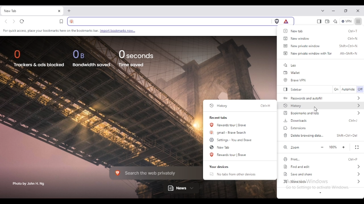 This screenshot has height=204, width=364. Describe the element at coordinates (265, 106) in the screenshot. I see `shortcut for history` at that location.